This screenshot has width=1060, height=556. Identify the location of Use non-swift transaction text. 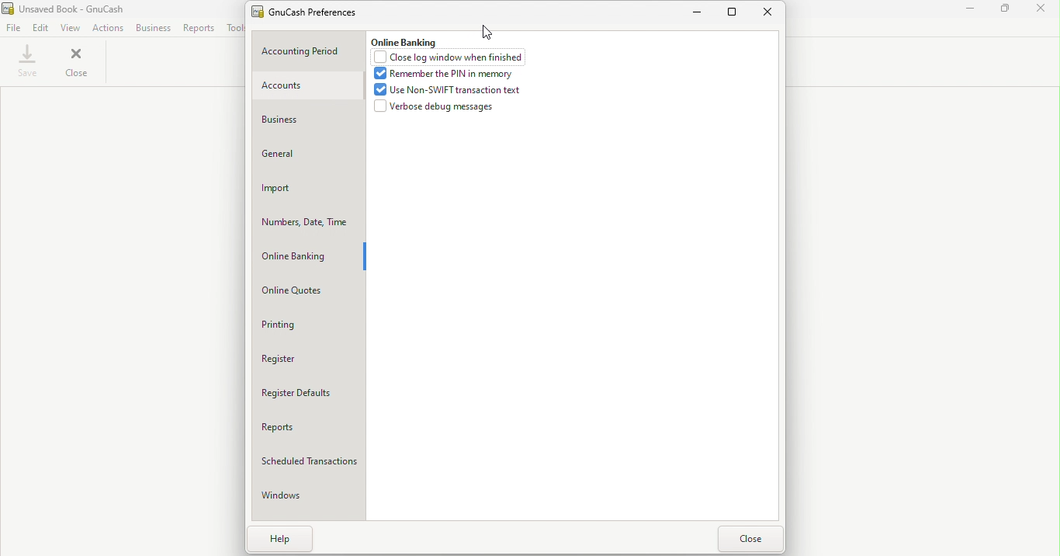
(450, 89).